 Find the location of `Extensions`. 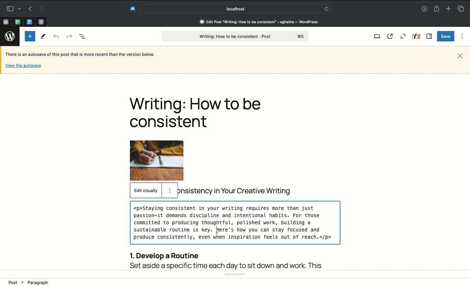

Extensions is located at coordinates (132, 8).